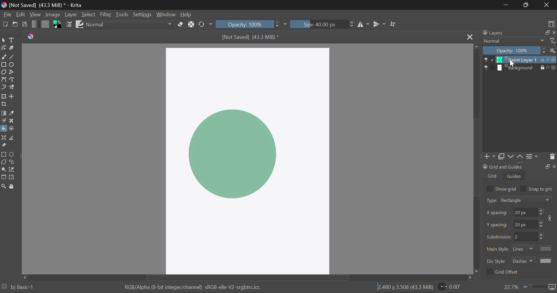  What do you see at coordinates (404, 287) in the screenshot?
I see `Document Dimensions` at bounding box center [404, 287].